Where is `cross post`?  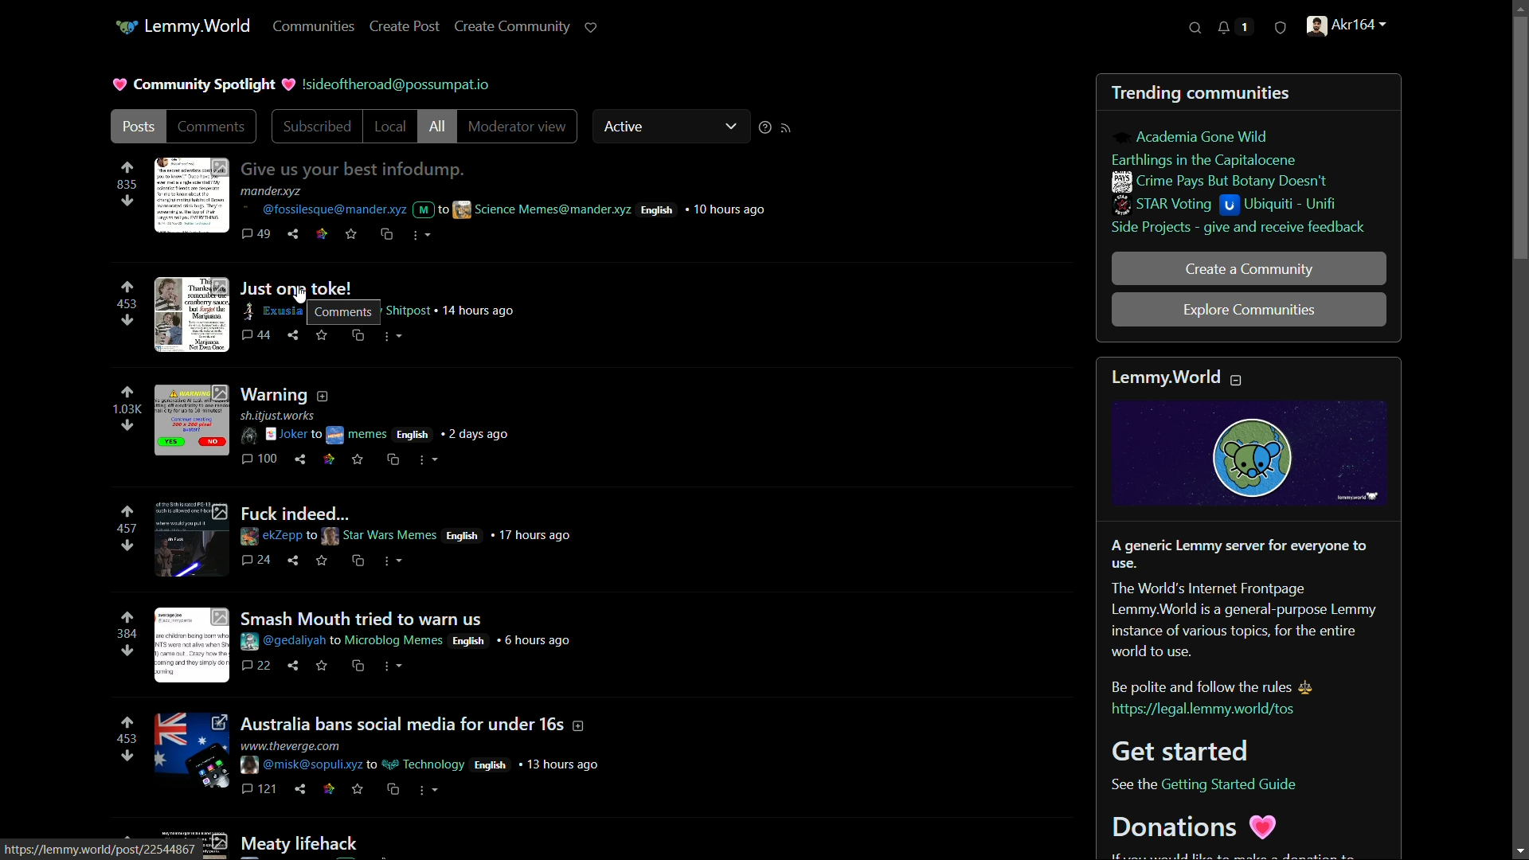 cross post is located at coordinates (359, 336).